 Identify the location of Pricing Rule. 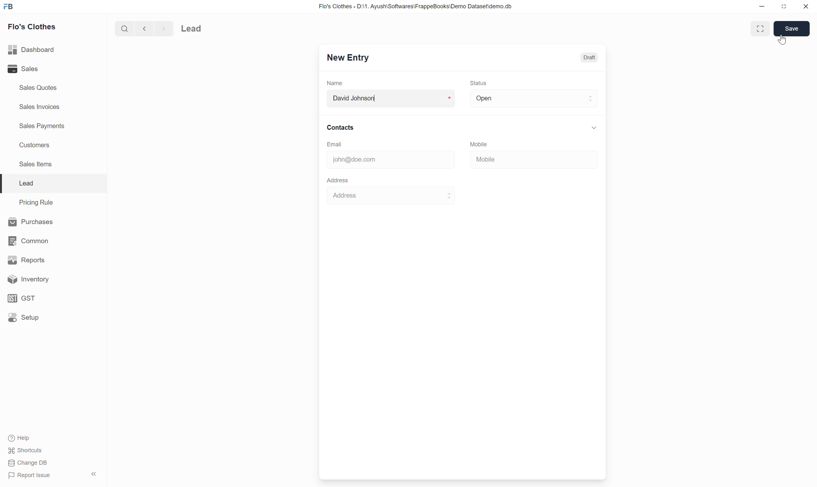
(35, 202).